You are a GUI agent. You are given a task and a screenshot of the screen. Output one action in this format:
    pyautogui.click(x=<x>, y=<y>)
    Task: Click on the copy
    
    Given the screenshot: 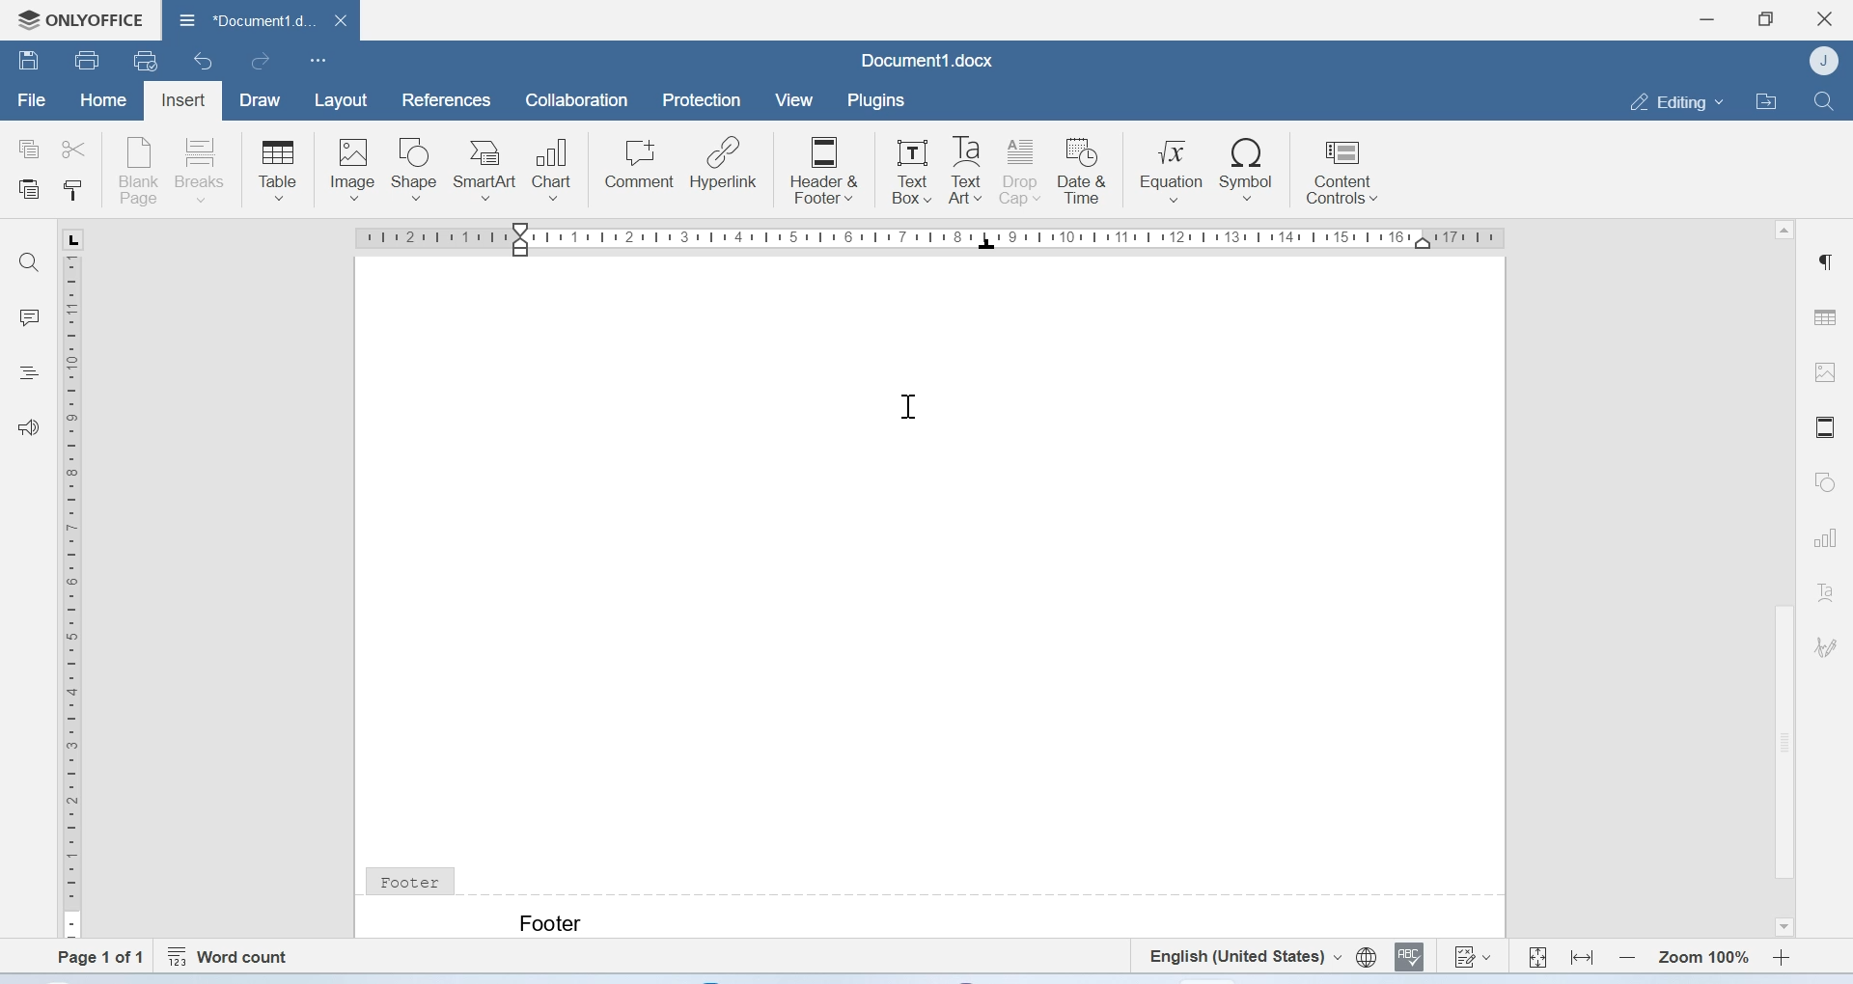 What is the action you would take?
    pyautogui.click(x=29, y=150)
    